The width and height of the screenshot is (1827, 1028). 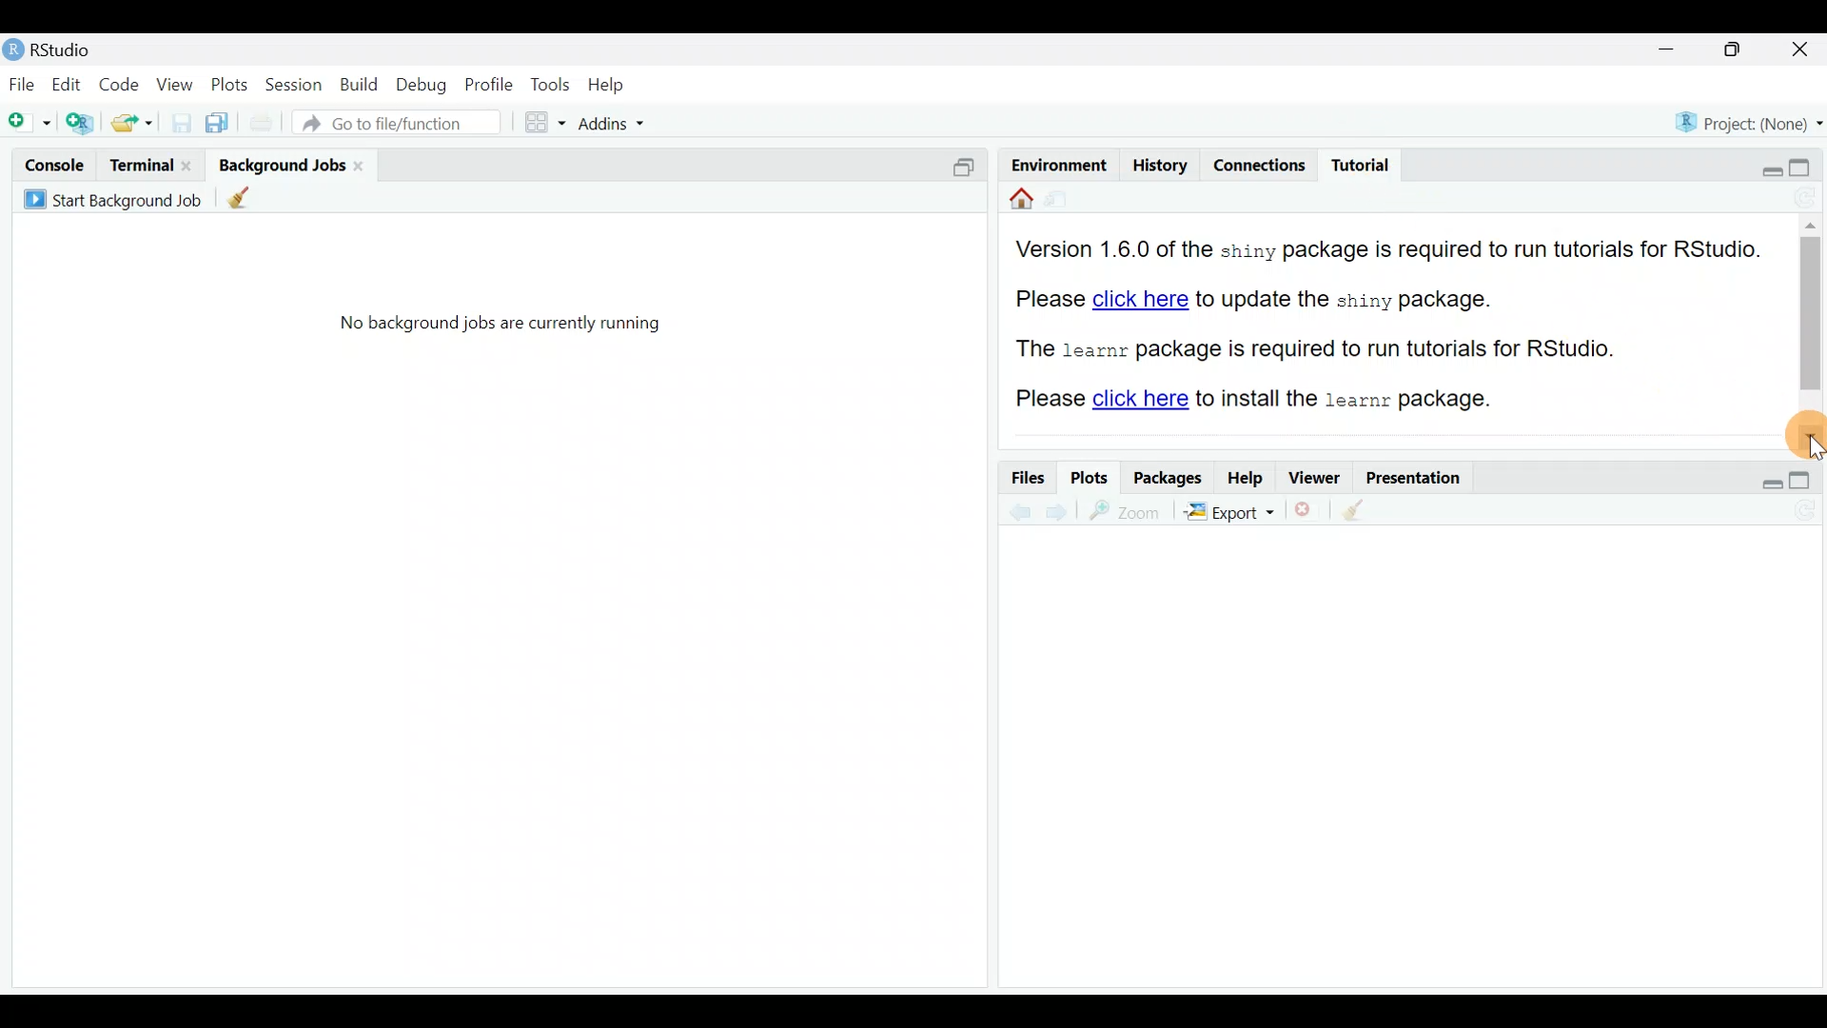 I want to click on File, so click(x=22, y=85).